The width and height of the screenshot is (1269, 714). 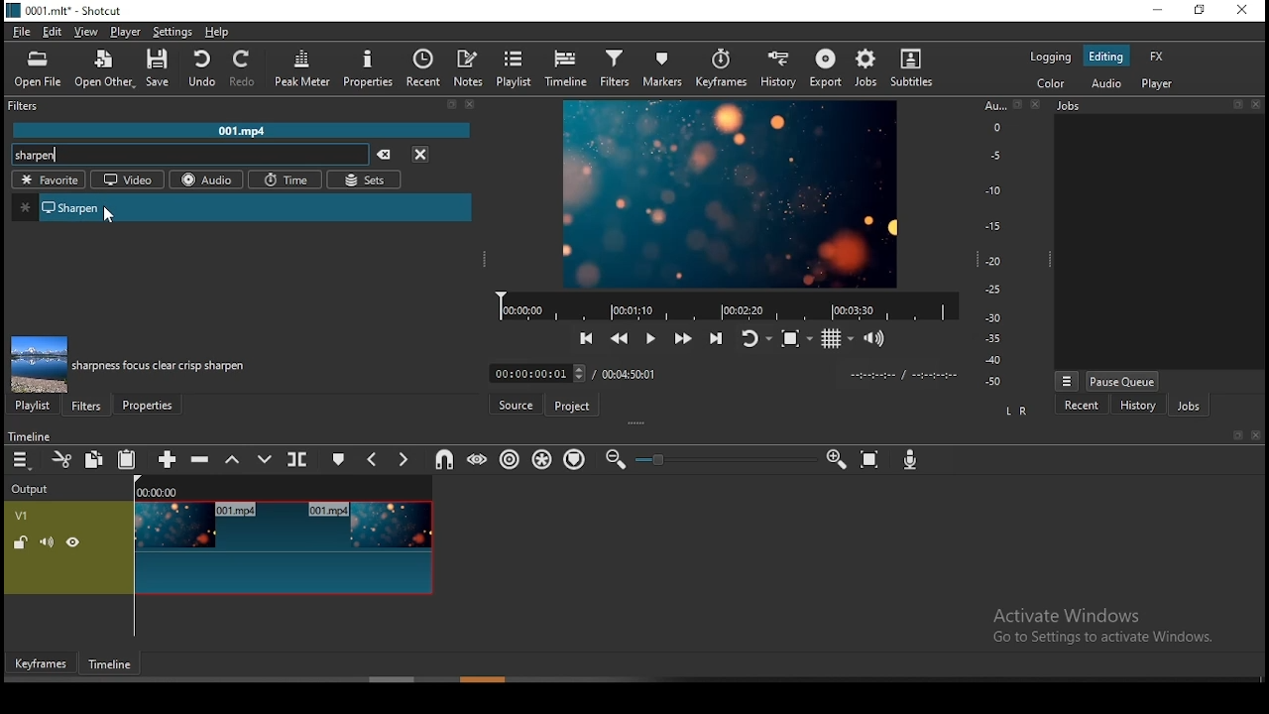 What do you see at coordinates (172, 33) in the screenshot?
I see `settings` at bounding box center [172, 33].